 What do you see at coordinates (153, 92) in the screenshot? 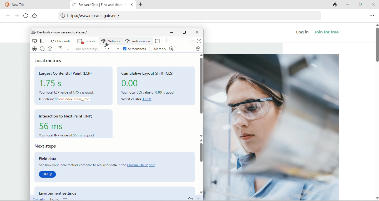
I see `your local cls of 0.00 is good` at bounding box center [153, 92].